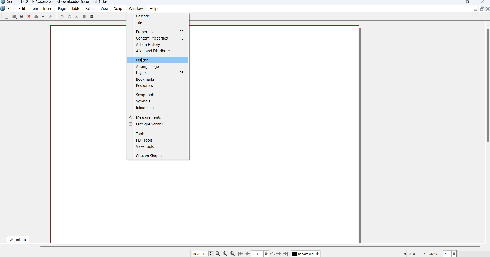 This screenshot has height=257, width=490. I want to click on End Edit, so click(18, 239).